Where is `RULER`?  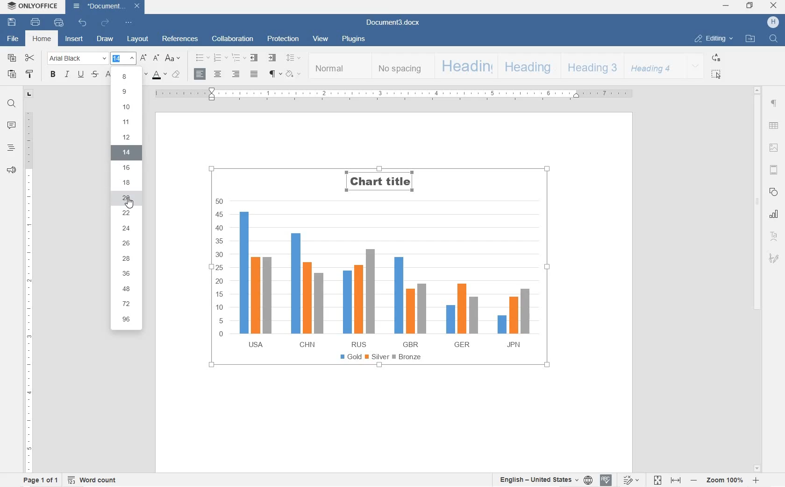 RULER is located at coordinates (29, 290).